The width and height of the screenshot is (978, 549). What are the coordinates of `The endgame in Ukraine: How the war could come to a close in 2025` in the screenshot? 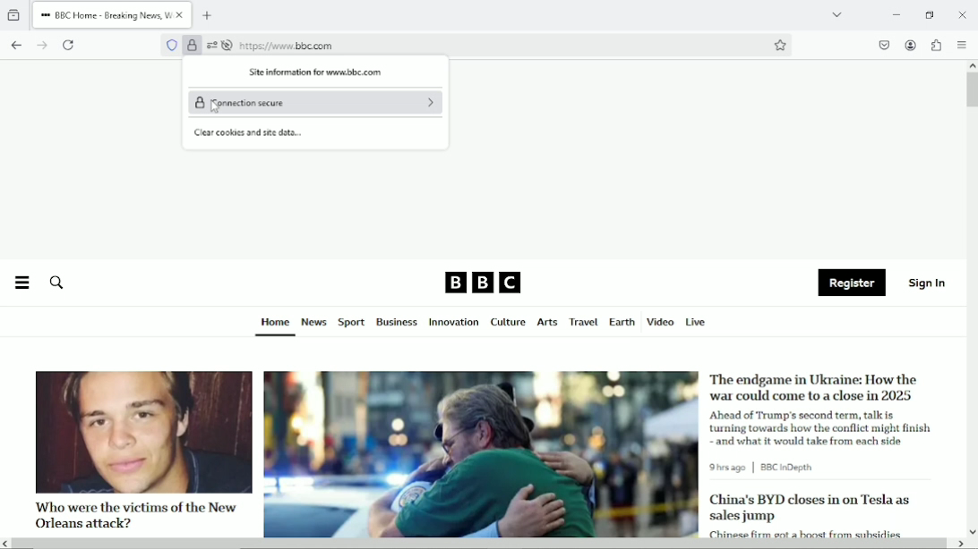 It's located at (816, 387).